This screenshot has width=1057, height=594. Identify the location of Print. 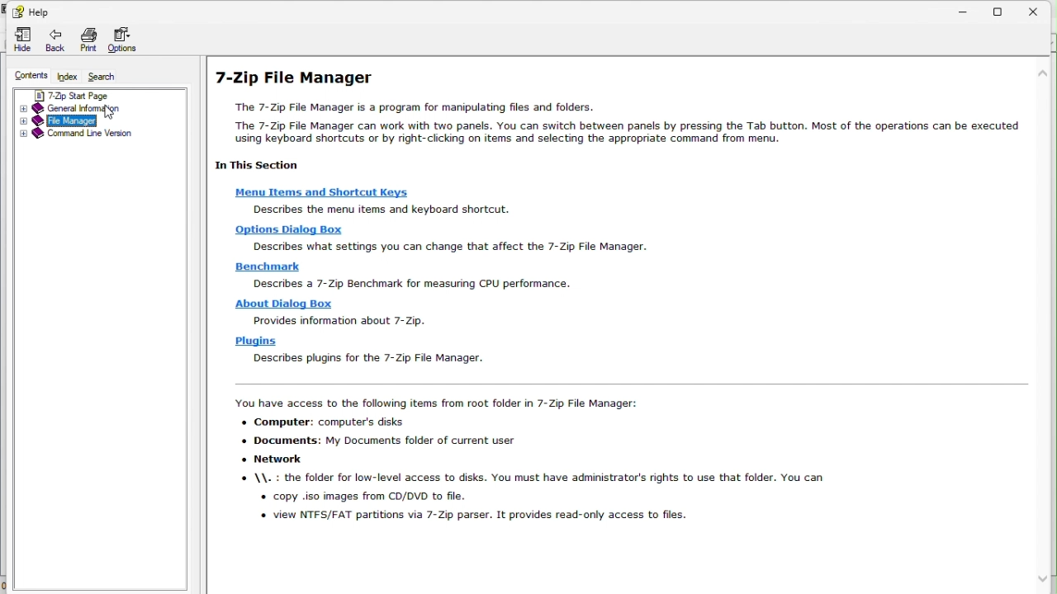
(87, 40).